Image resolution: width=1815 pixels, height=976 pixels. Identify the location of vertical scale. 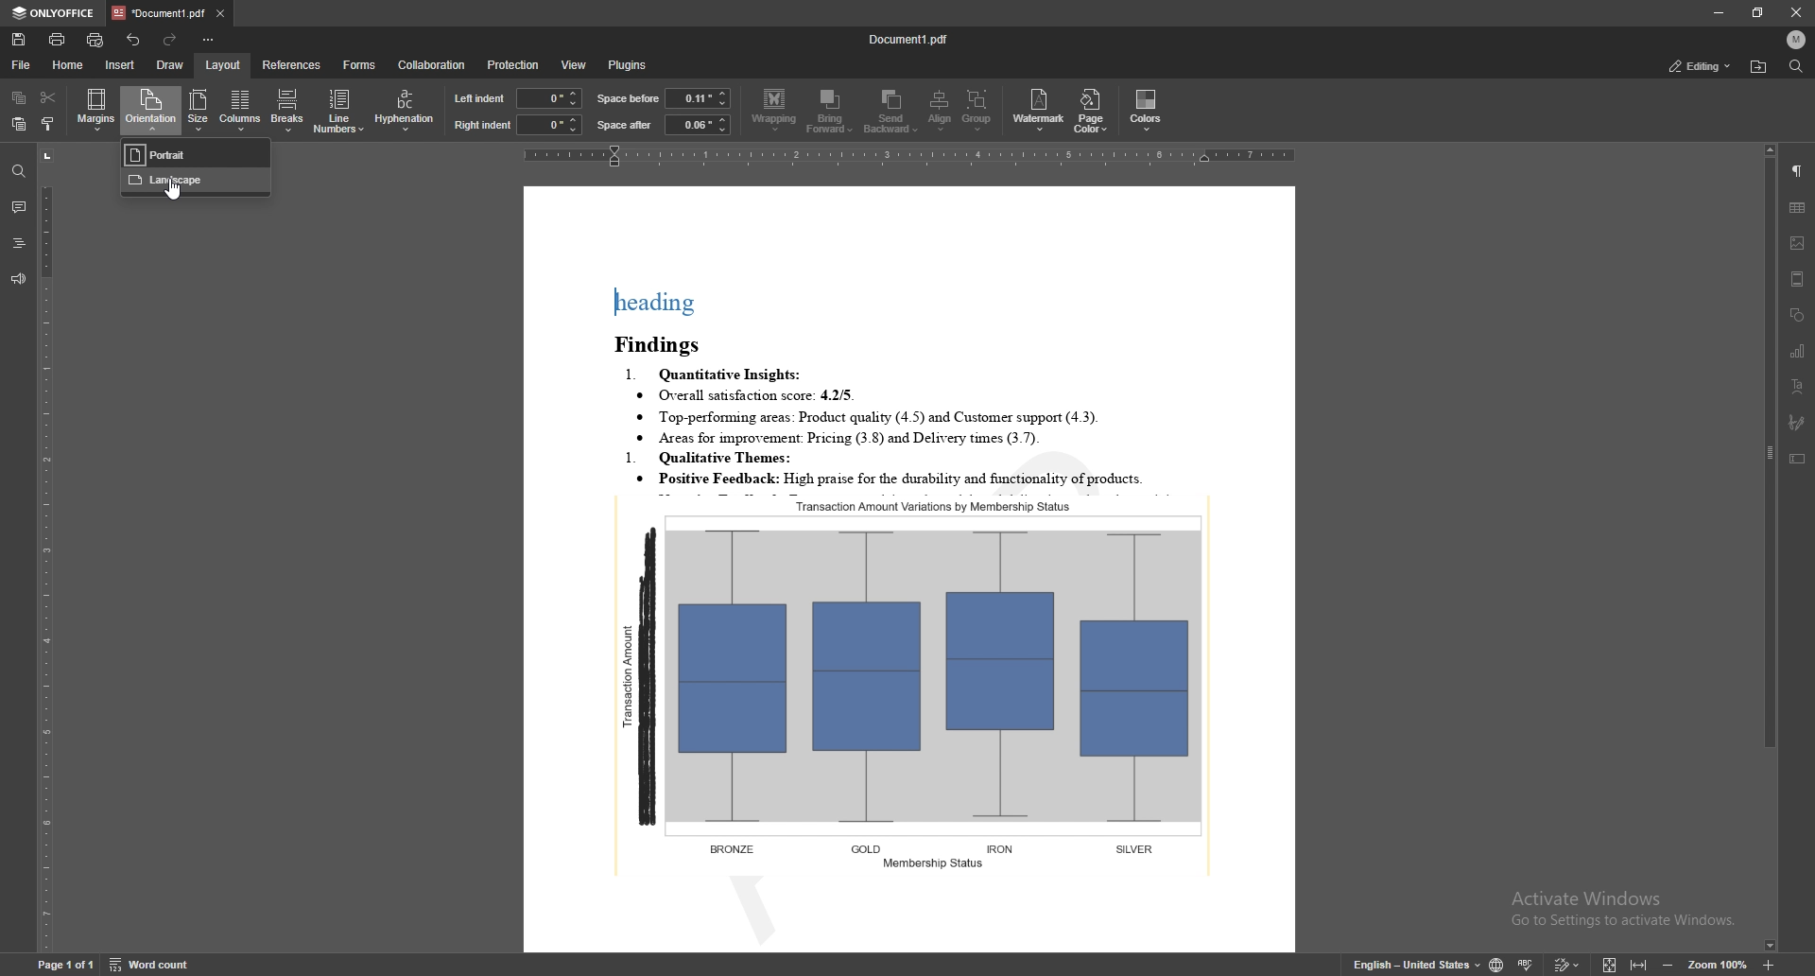
(46, 548).